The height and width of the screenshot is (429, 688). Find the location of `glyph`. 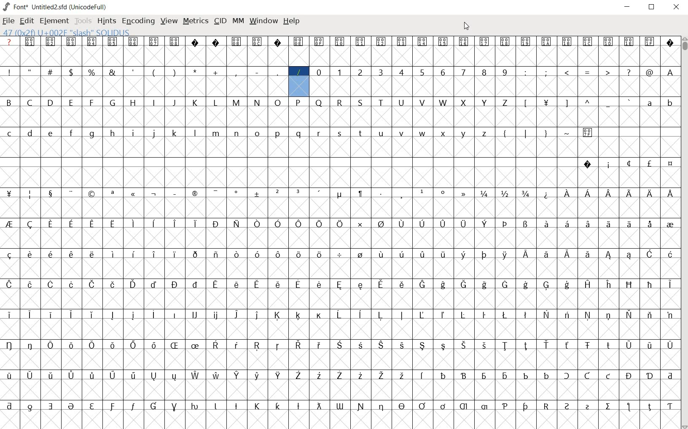

glyph is located at coordinates (91, 134).